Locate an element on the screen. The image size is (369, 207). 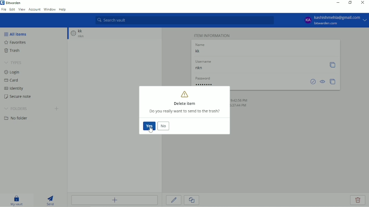
9:42:56PM is located at coordinates (240, 100).